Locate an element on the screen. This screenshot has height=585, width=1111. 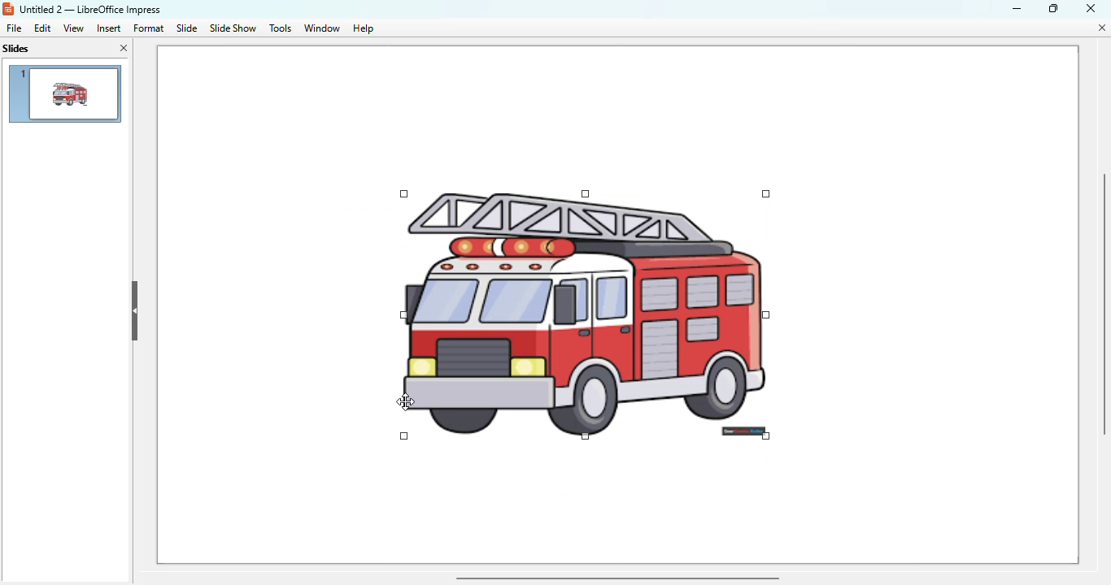
corner handles is located at coordinates (765, 193).